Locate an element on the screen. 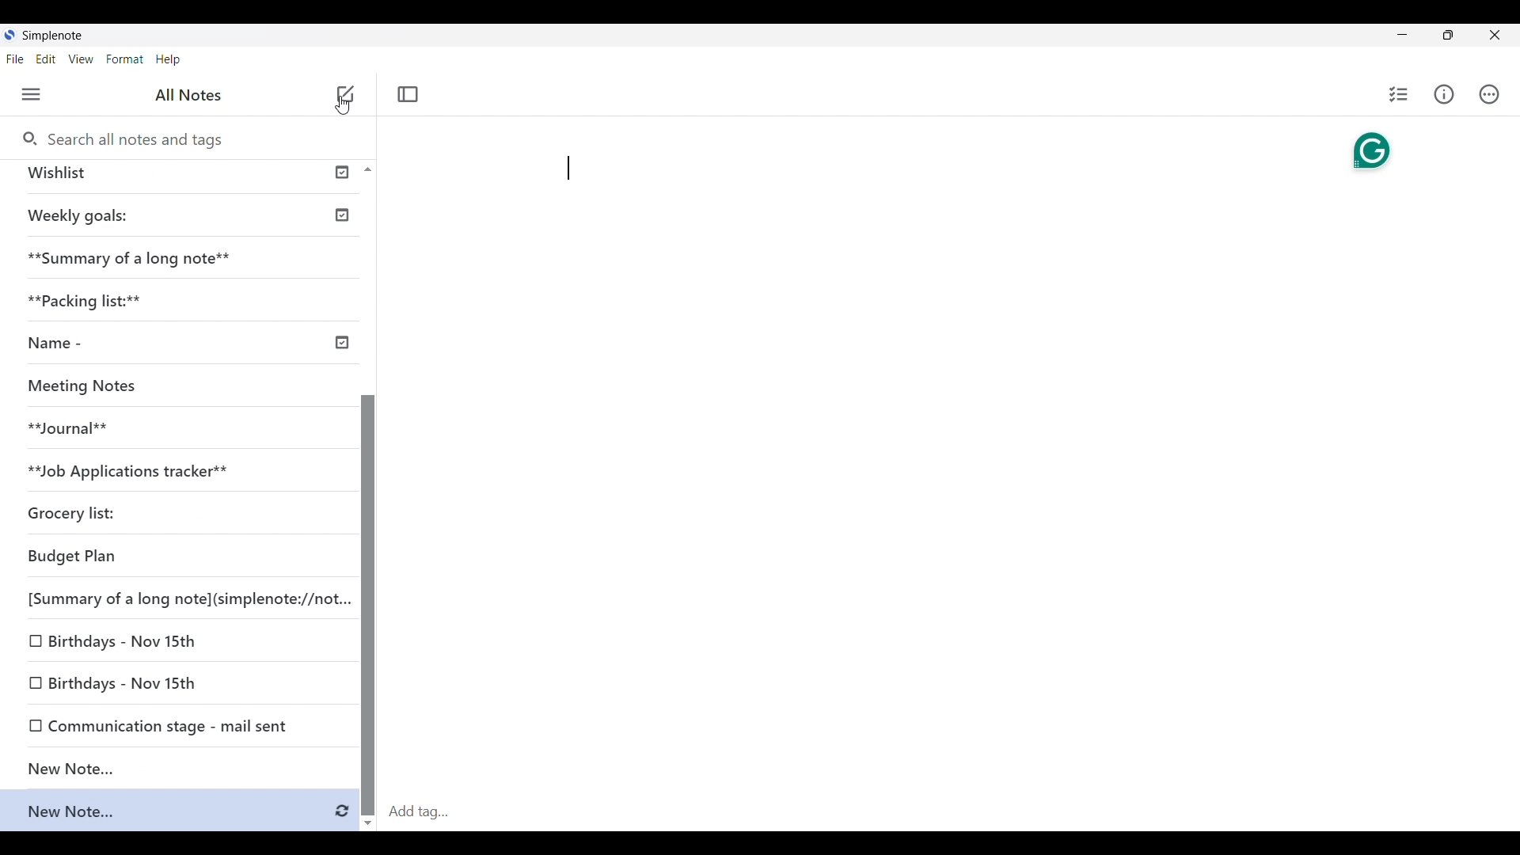 This screenshot has width=1520, height=855. Quick slide to top is located at coordinates (367, 169).